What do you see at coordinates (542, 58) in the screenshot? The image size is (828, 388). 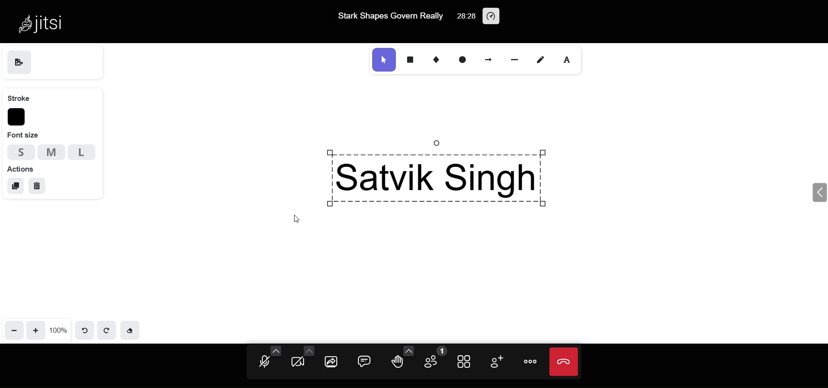 I see `draw` at bounding box center [542, 58].